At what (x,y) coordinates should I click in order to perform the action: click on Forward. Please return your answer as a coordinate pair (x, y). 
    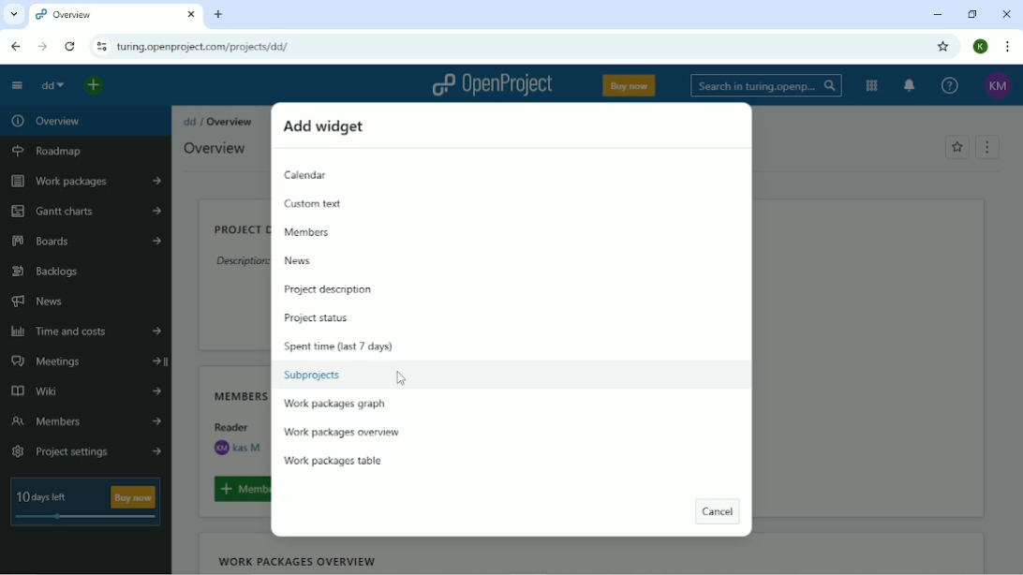
    Looking at the image, I should click on (43, 47).